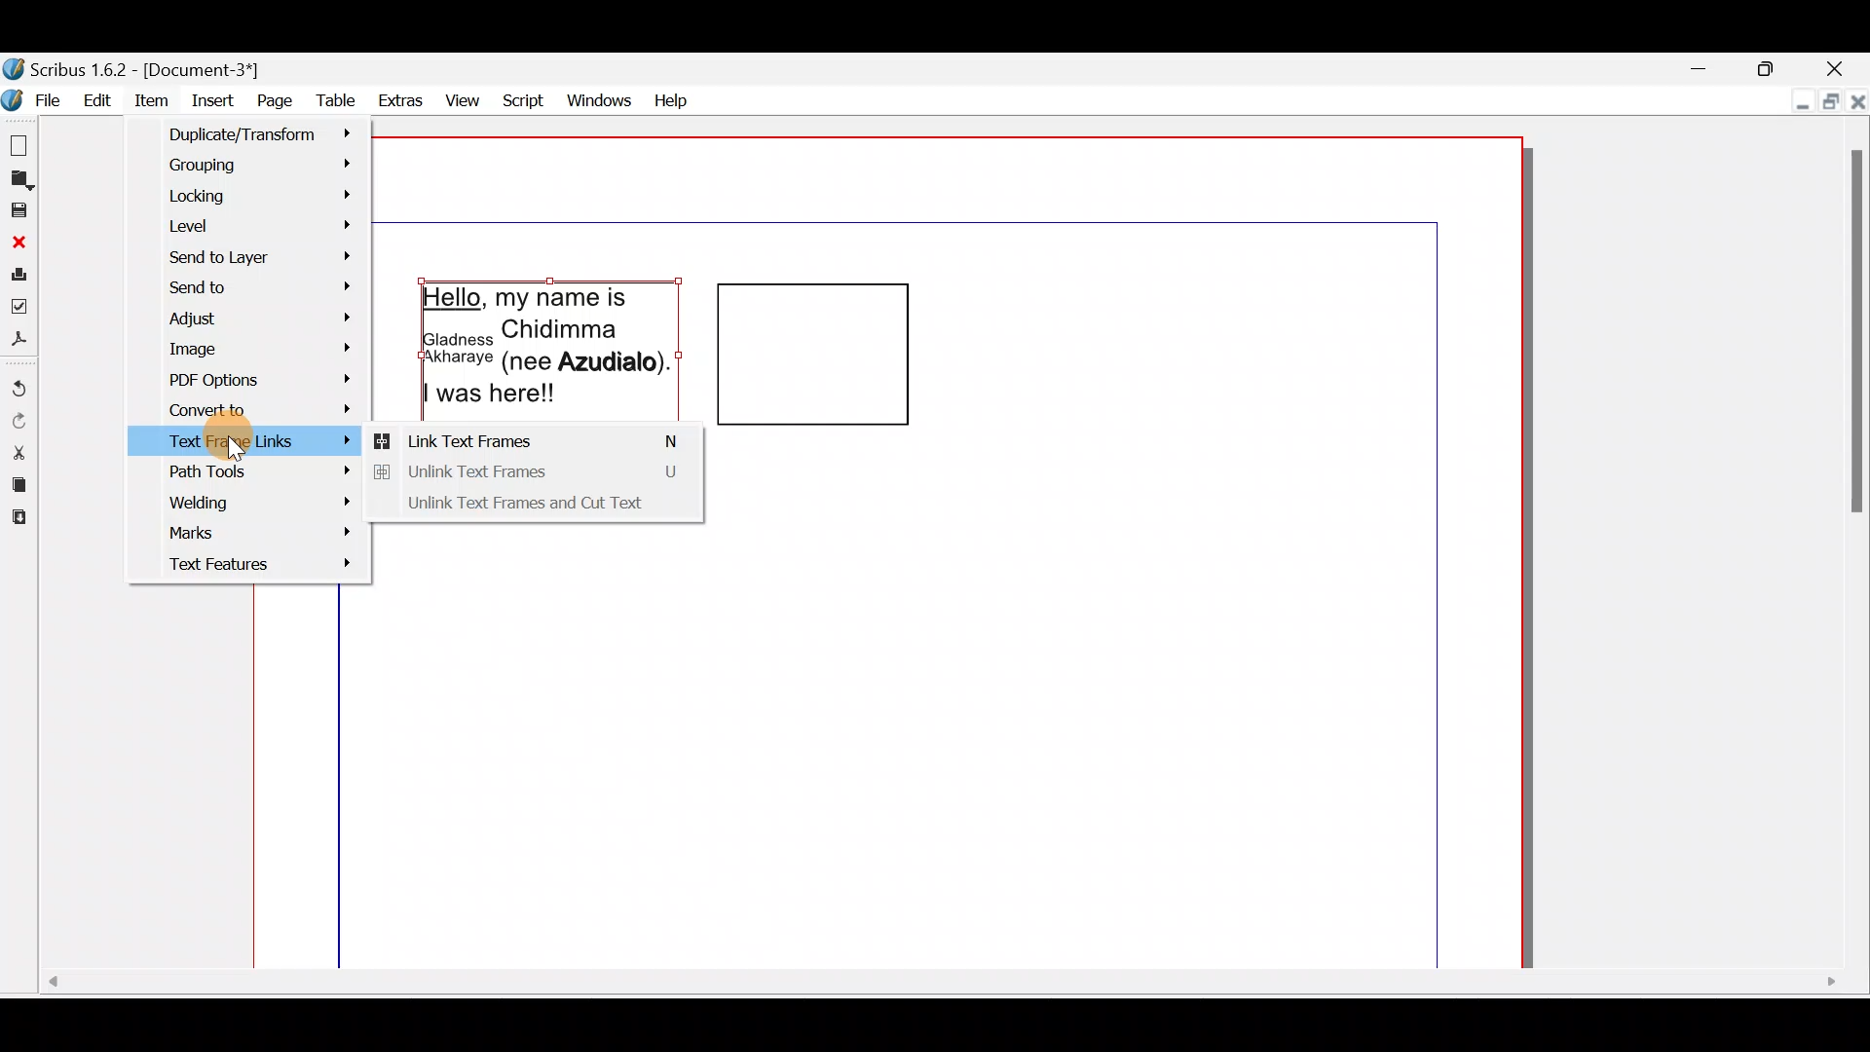  I want to click on Unlink text frames and cut text, so click(541, 508).